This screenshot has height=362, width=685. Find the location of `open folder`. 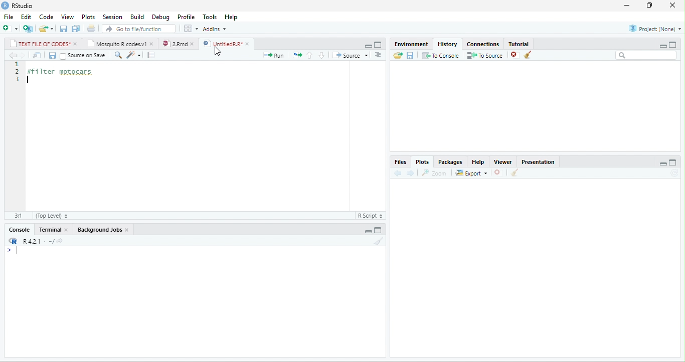

open folder is located at coordinates (398, 55).